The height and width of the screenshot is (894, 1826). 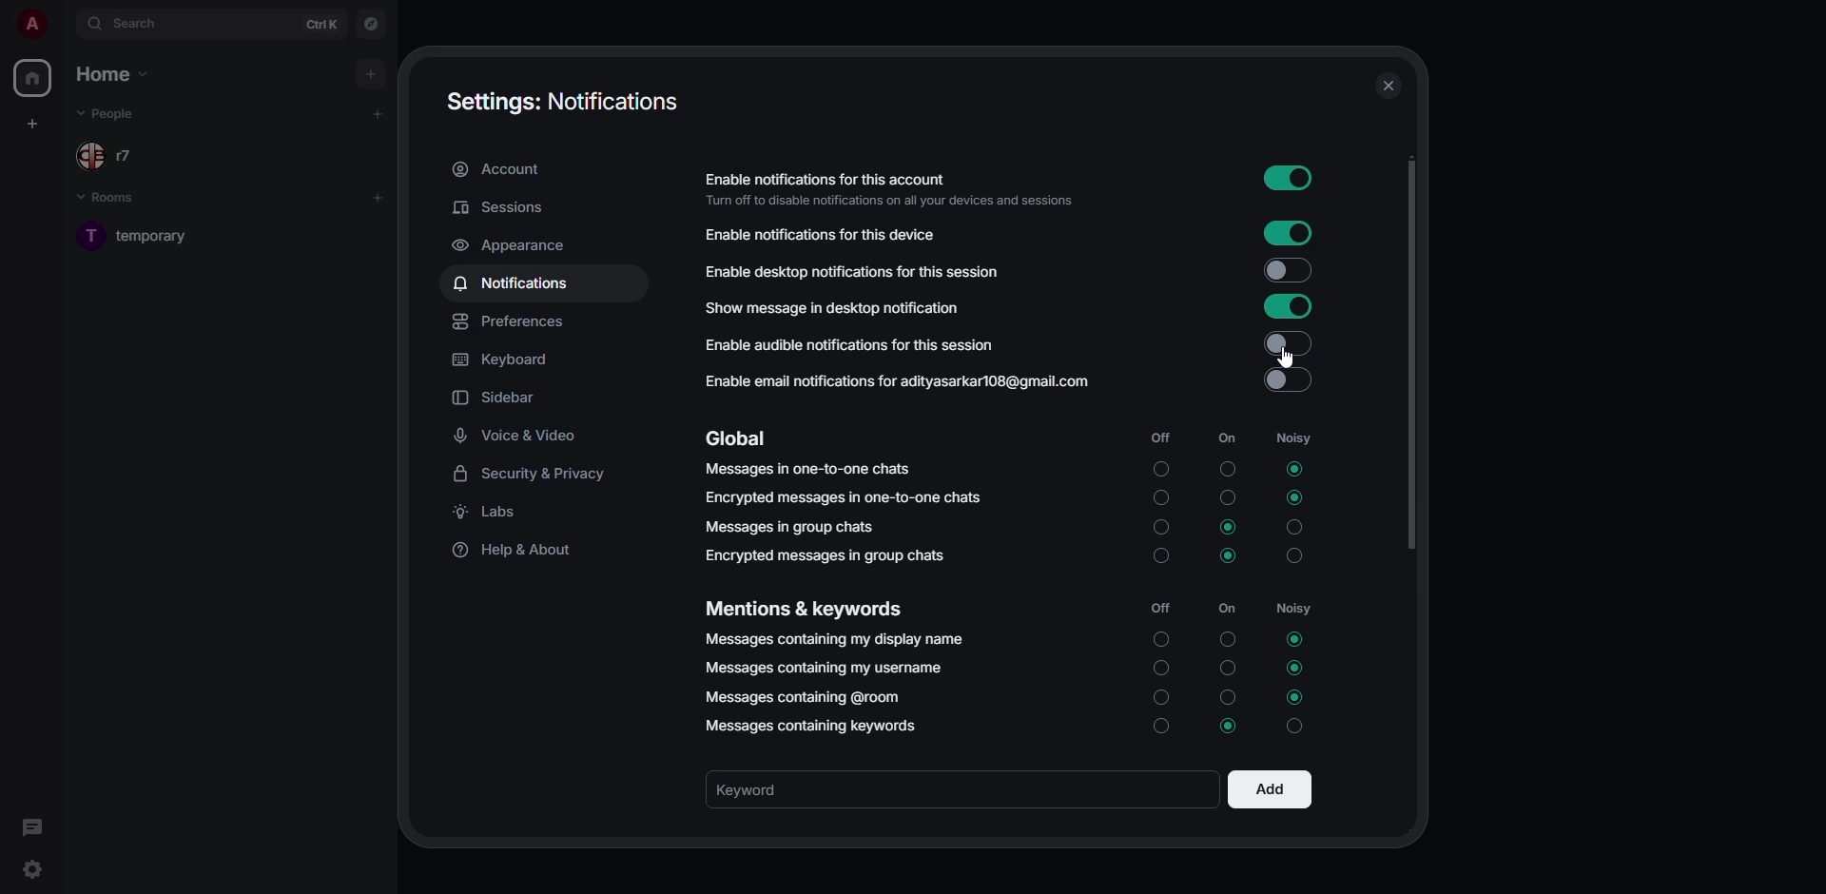 What do you see at coordinates (772, 790) in the screenshot?
I see `keyword` at bounding box center [772, 790].